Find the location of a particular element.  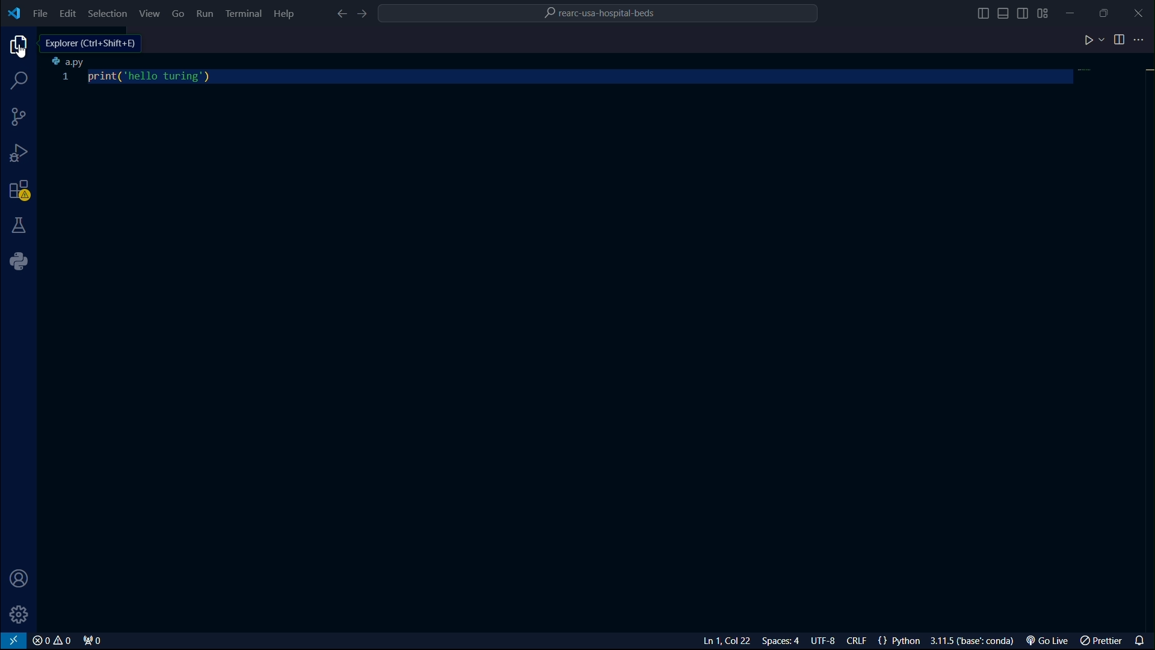

search is located at coordinates (19, 82).